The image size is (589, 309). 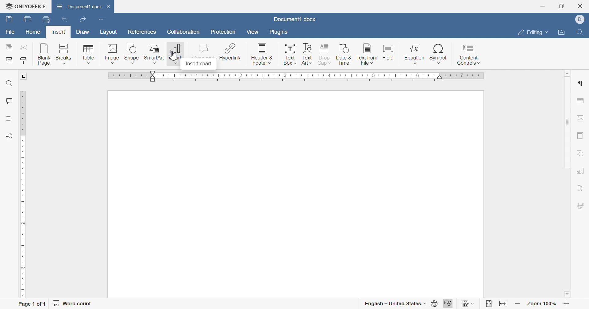 What do you see at coordinates (581, 6) in the screenshot?
I see `Close` at bounding box center [581, 6].